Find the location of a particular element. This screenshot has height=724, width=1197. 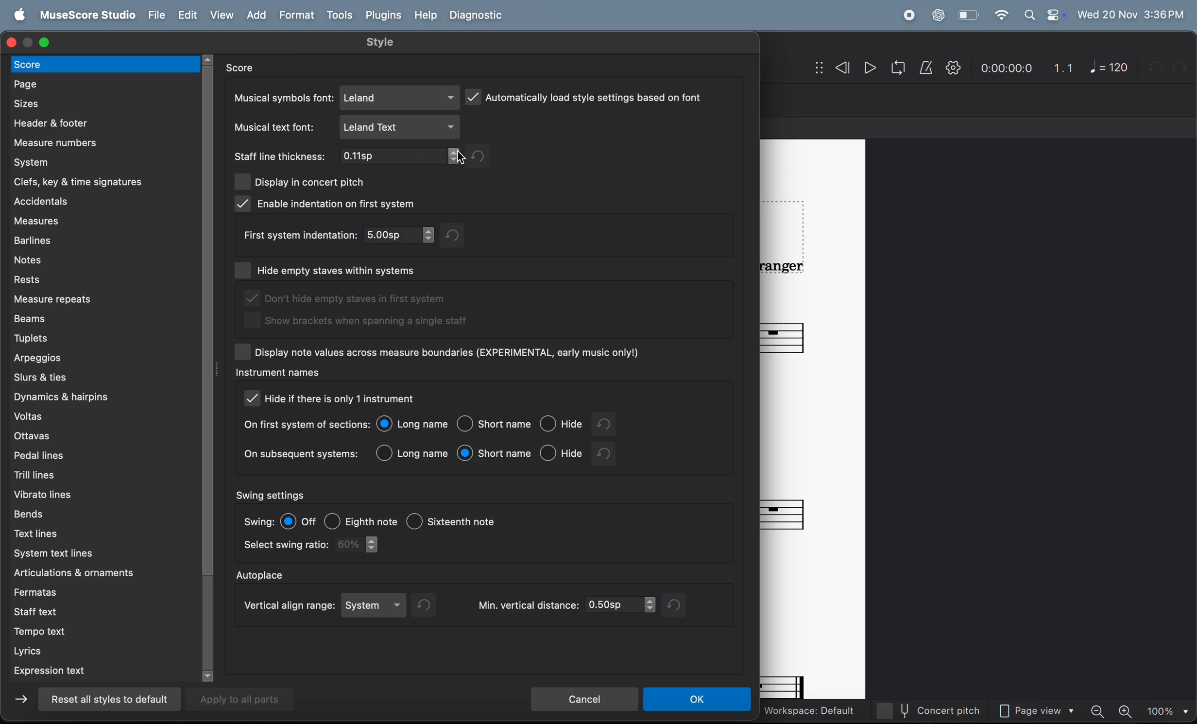

musical text font is located at coordinates (277, 127).